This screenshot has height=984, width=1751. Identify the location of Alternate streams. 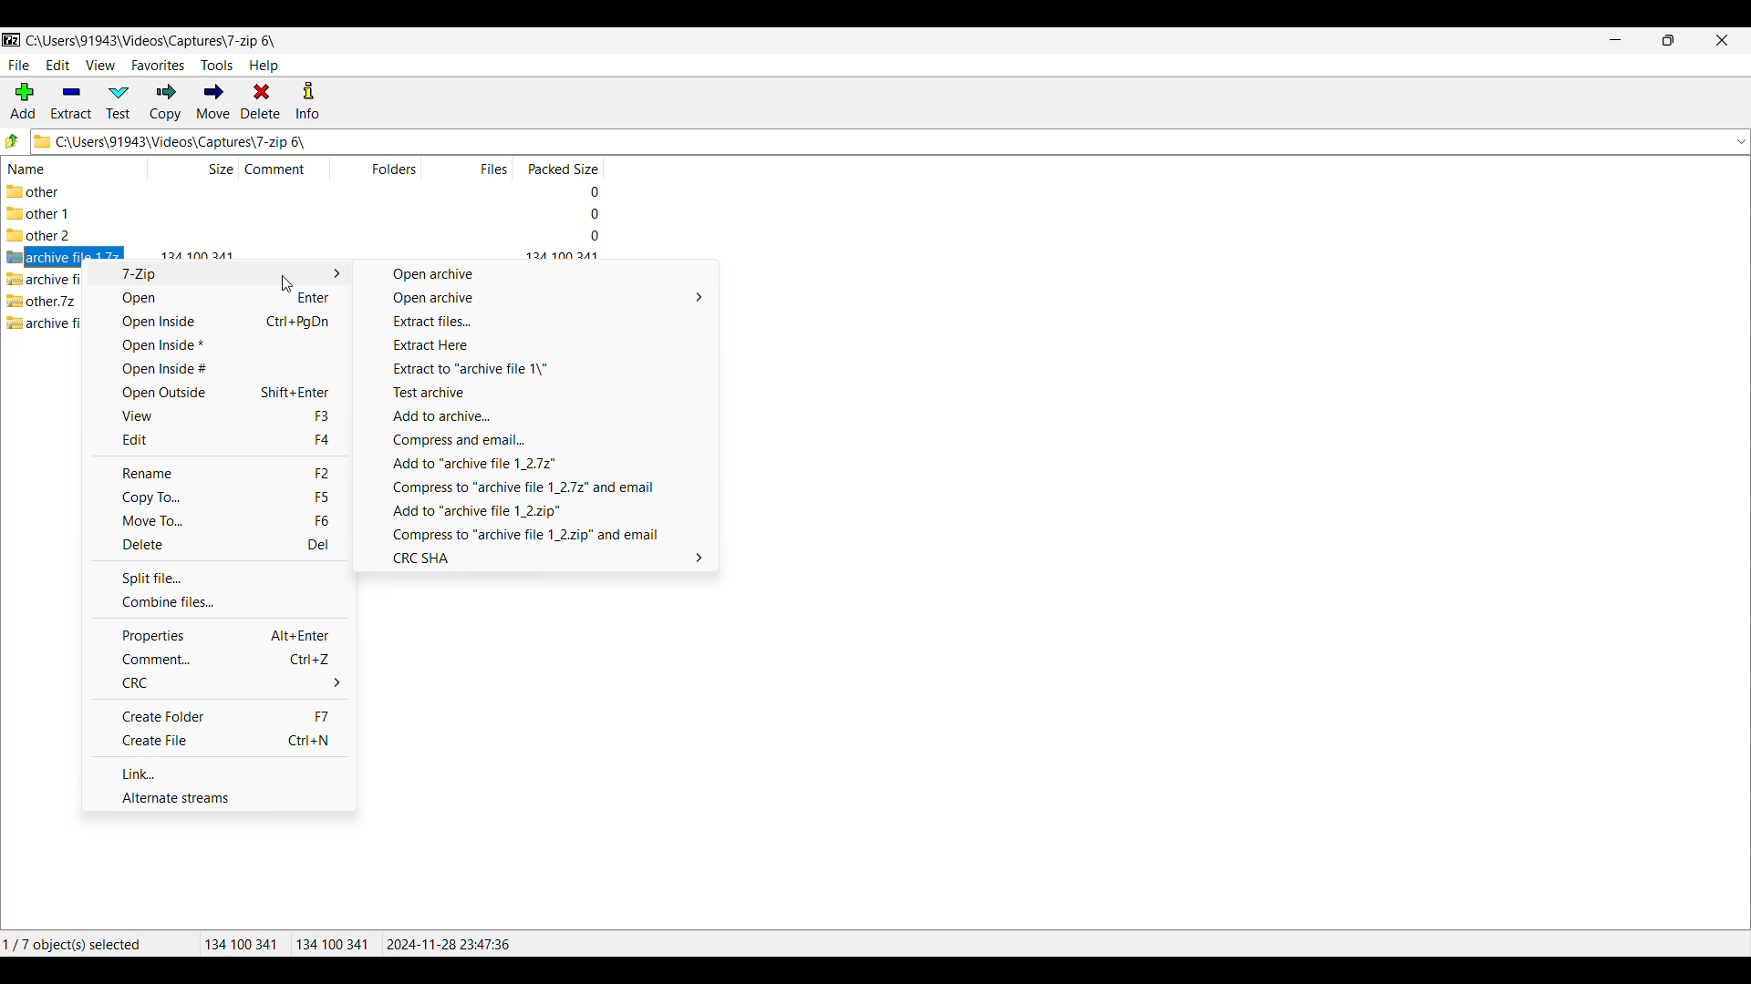
(220, 798).